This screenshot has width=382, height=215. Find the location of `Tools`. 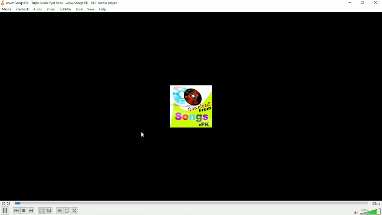

Tools is located at coordinates (79, 9).